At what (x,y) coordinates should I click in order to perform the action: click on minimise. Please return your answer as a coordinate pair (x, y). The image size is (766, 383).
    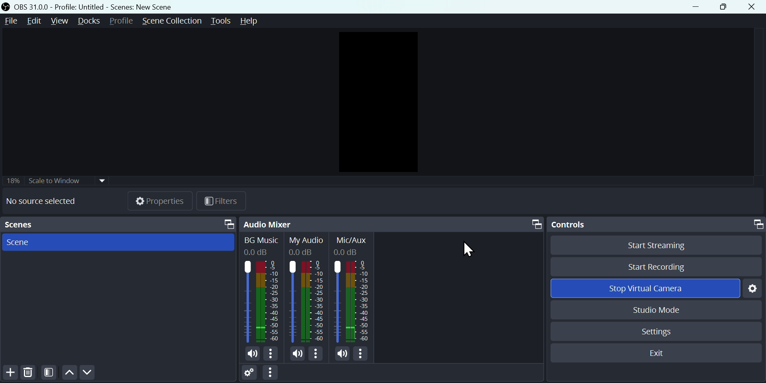
    Looking at the image, I should click on (697, 7).